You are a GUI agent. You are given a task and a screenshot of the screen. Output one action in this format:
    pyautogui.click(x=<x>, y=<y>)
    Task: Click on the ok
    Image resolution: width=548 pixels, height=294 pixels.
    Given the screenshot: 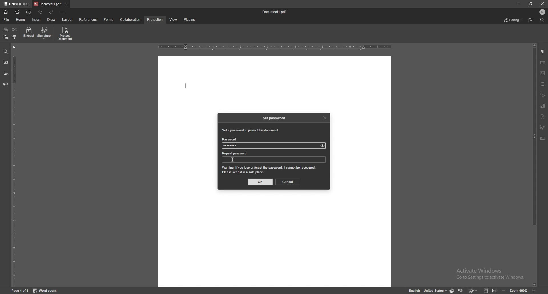 What is the action you would take?
    pyautogui.click(x=260, y=182)
    